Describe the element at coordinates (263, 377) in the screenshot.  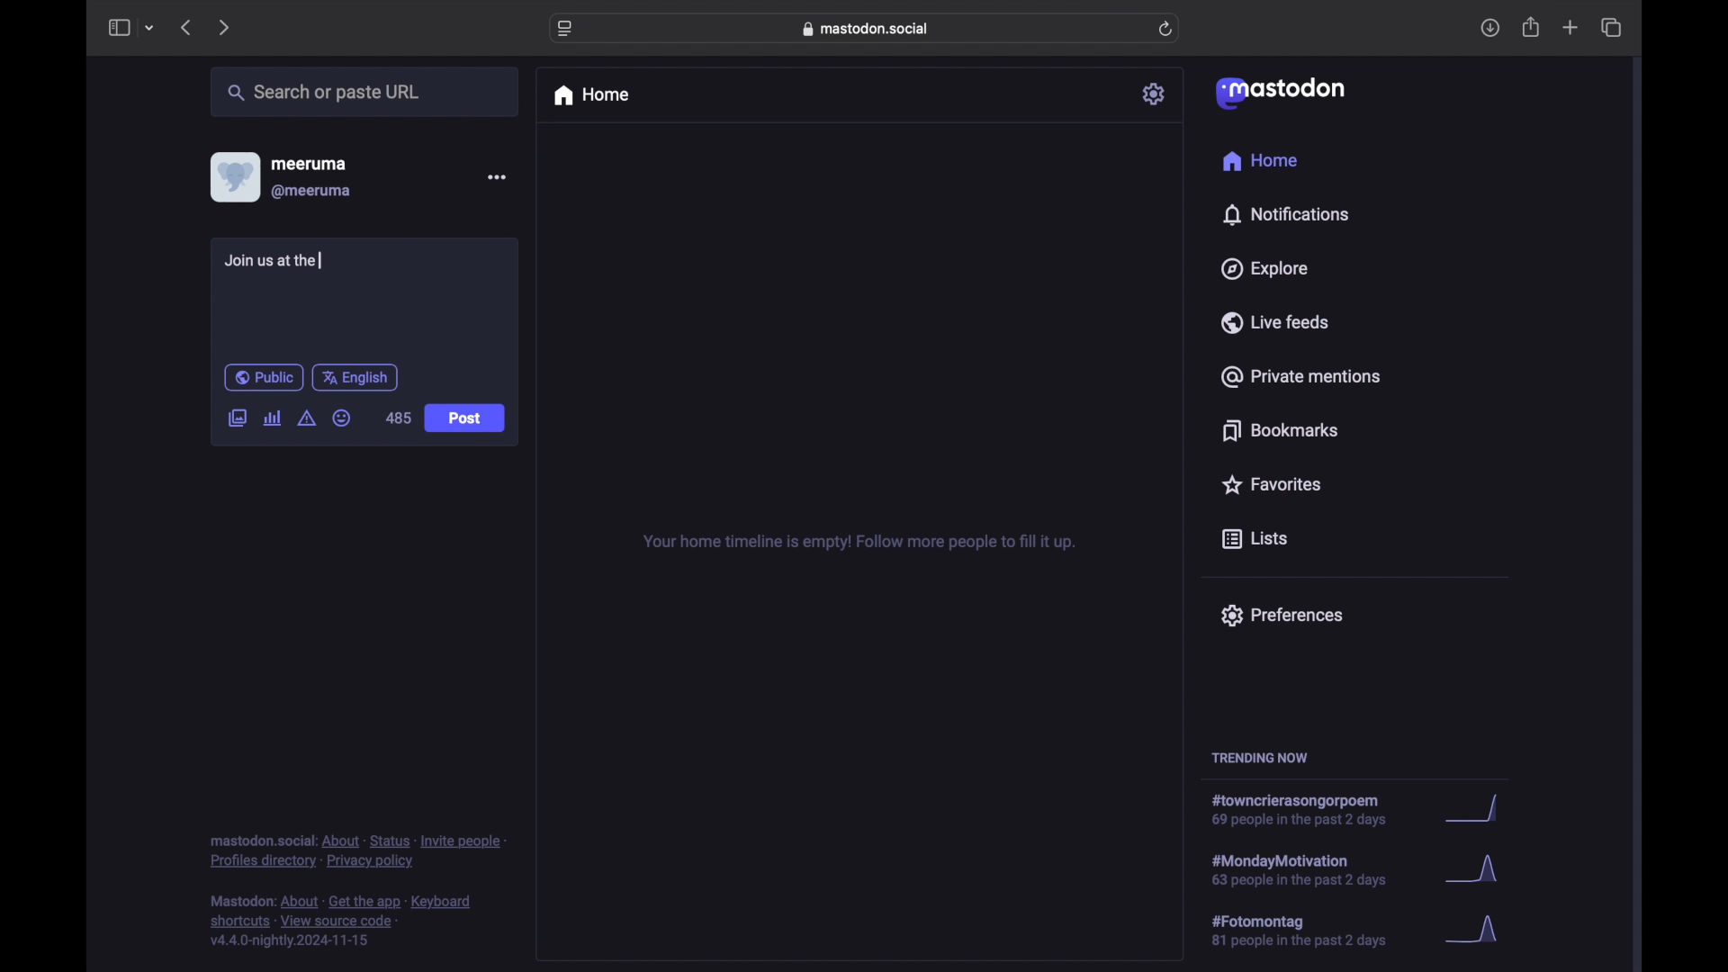
I see `public` at that location.